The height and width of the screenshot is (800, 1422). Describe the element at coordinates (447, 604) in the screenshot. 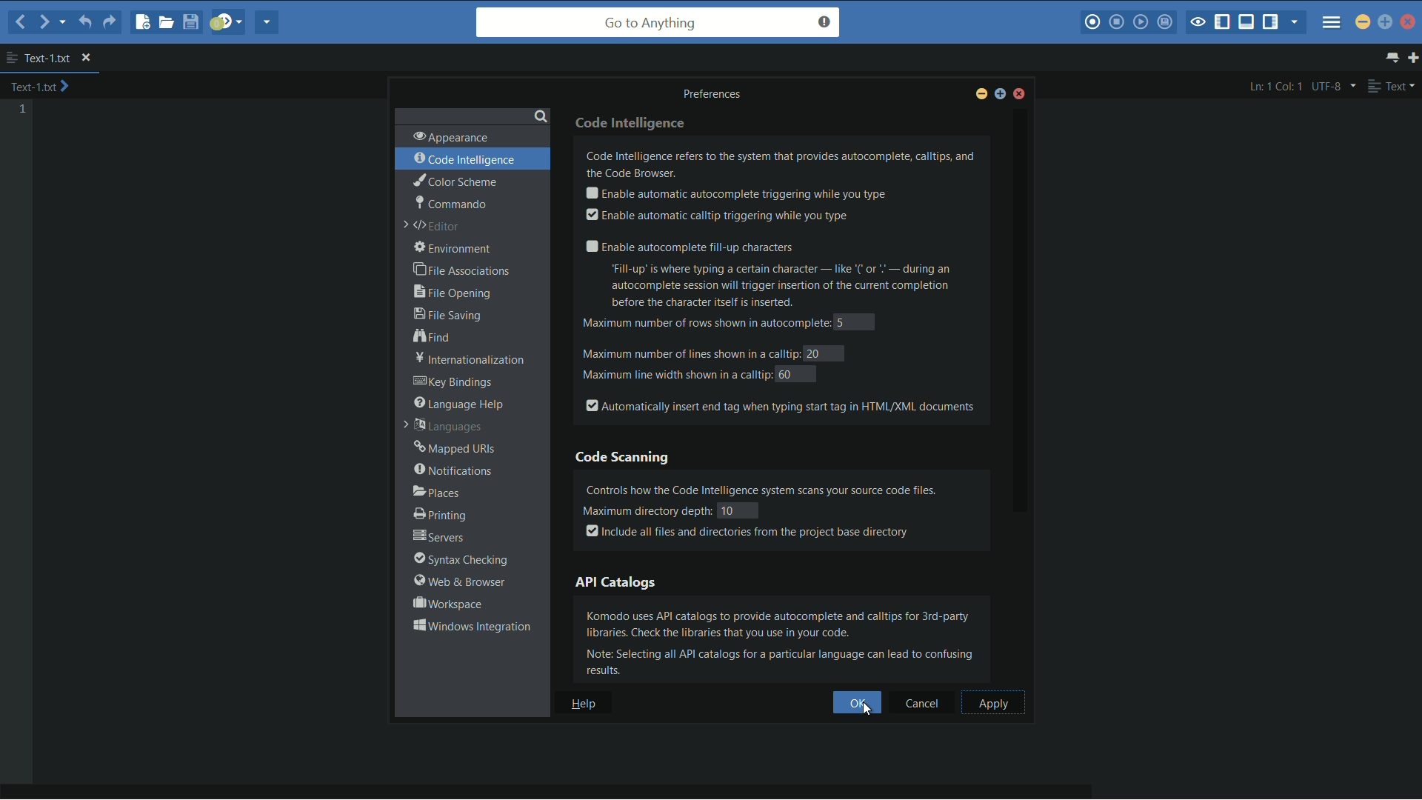

I see `workspace` at that location.